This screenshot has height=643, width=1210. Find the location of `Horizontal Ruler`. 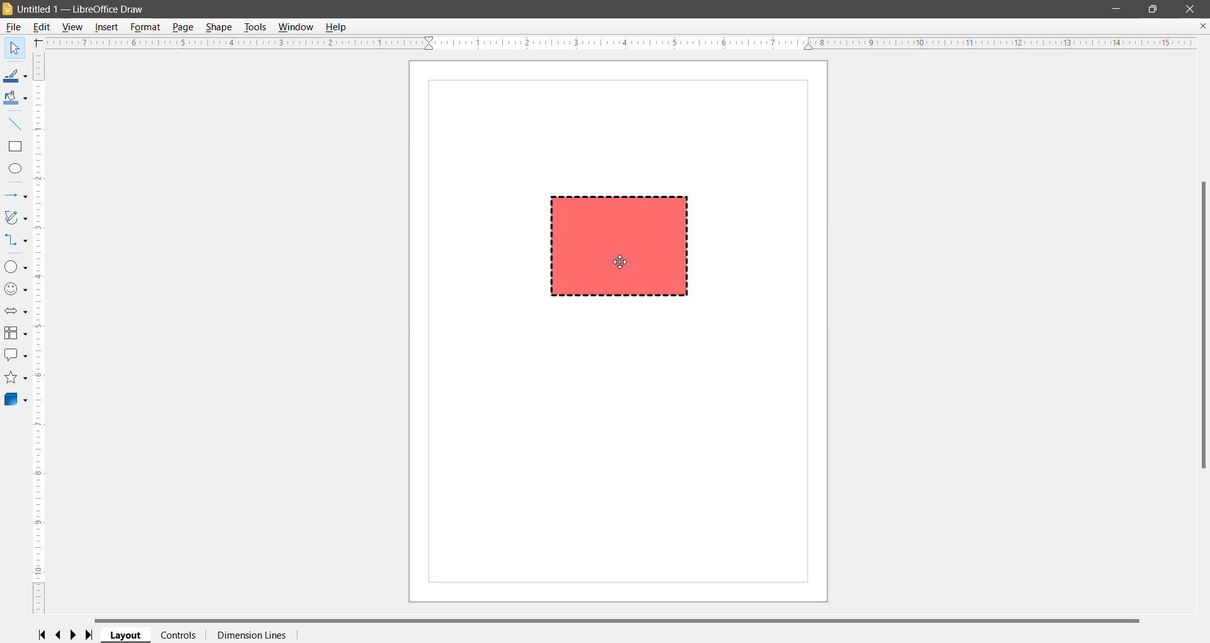

Horizontal Ruler is located at coordinates (619, 43).